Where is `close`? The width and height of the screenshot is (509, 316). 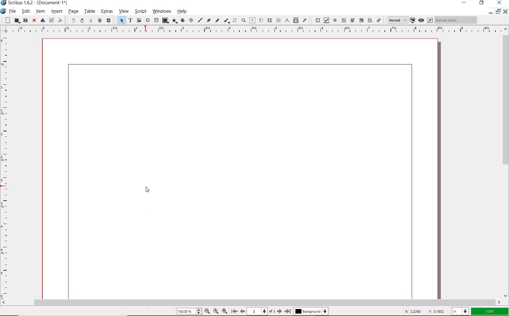 close is located at coordinates (500, 3).